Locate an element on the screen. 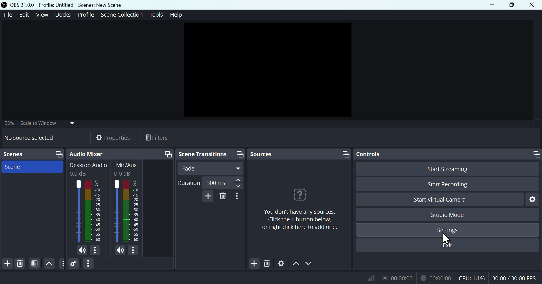  Add is located at coordinates (6, 263).